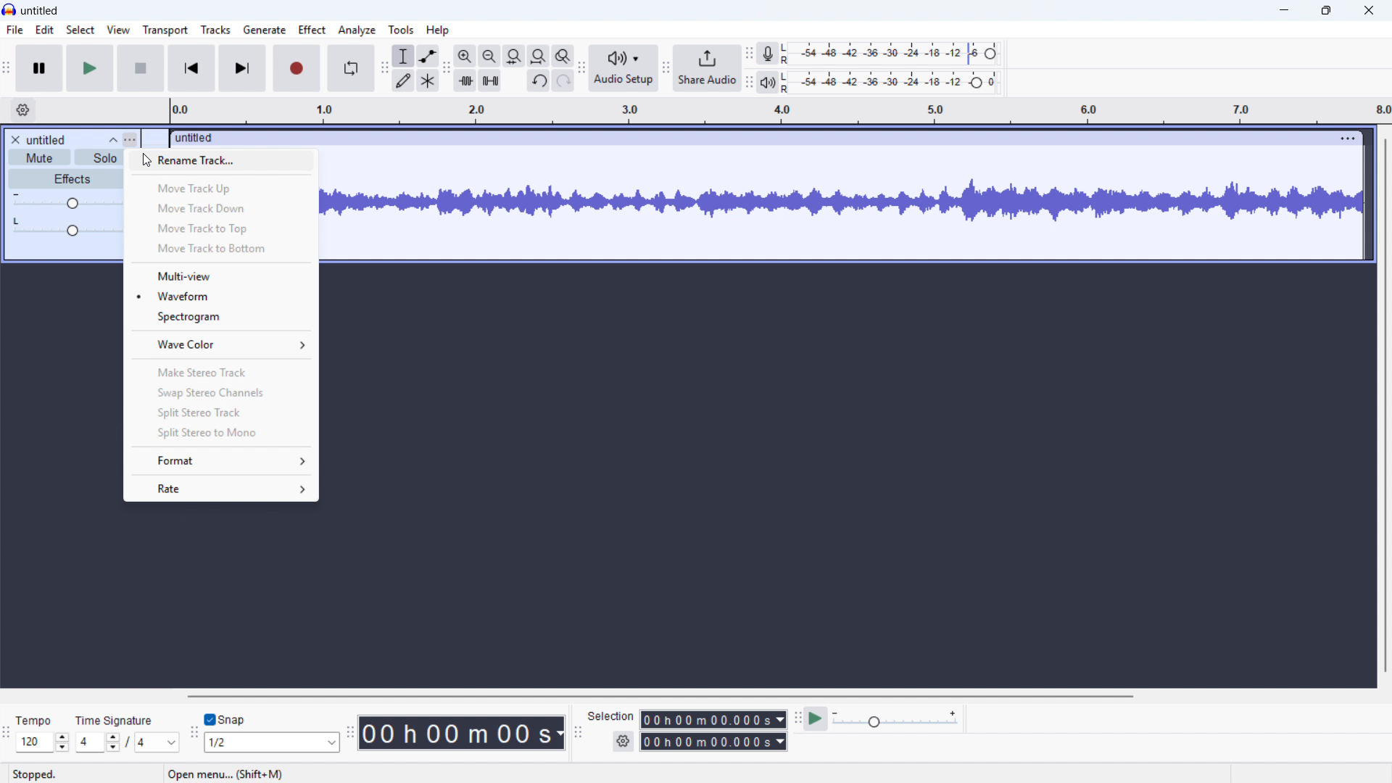 The height and width of the screenshot is (783, 1392). I want to click on Move track up , so click(221, 187).